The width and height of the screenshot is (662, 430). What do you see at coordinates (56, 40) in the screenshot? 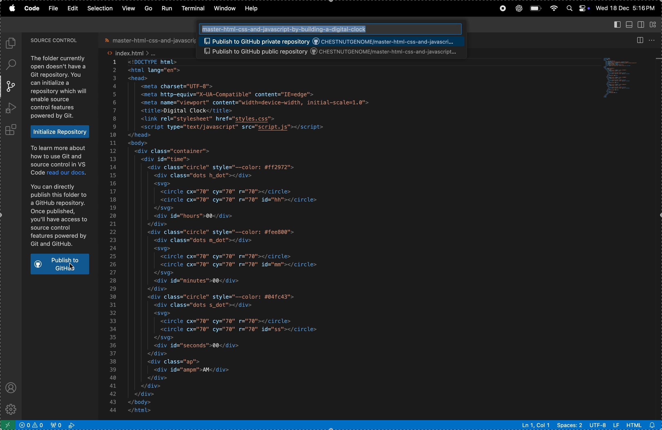
I see `source control` at bounding box center [56, 40].